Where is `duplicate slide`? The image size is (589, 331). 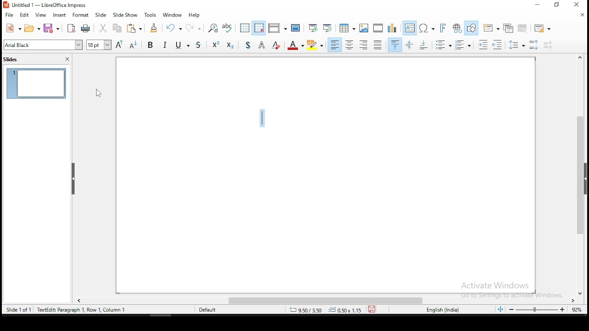 duplicate slide is located at coordinates (510, 28).